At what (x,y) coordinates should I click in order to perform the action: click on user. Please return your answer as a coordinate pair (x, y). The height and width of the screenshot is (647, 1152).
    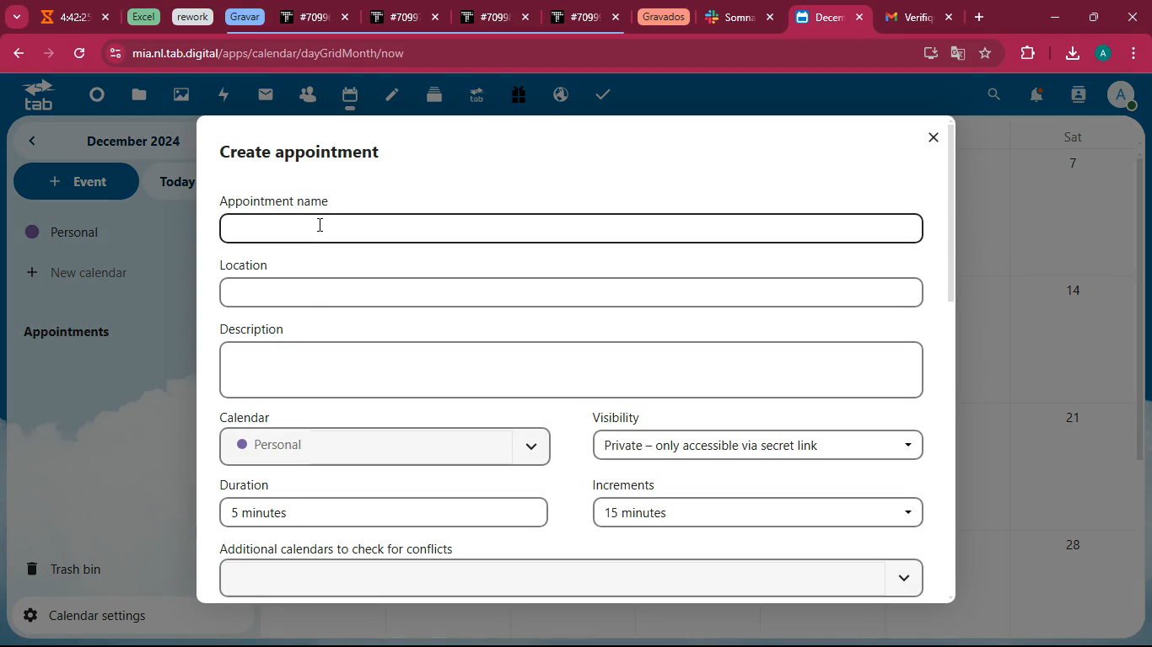
    Looking at the image, I should click on (1078, 97).